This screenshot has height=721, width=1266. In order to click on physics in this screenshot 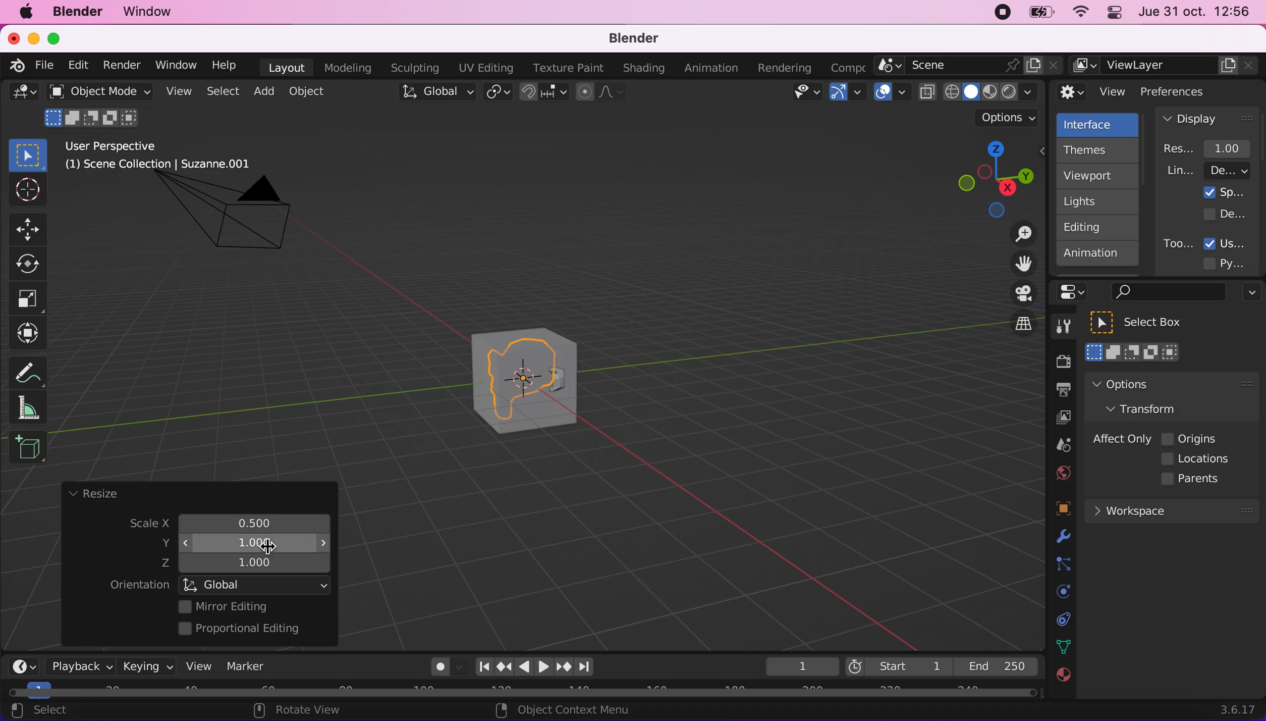, I will do `click(1061, 537)`.